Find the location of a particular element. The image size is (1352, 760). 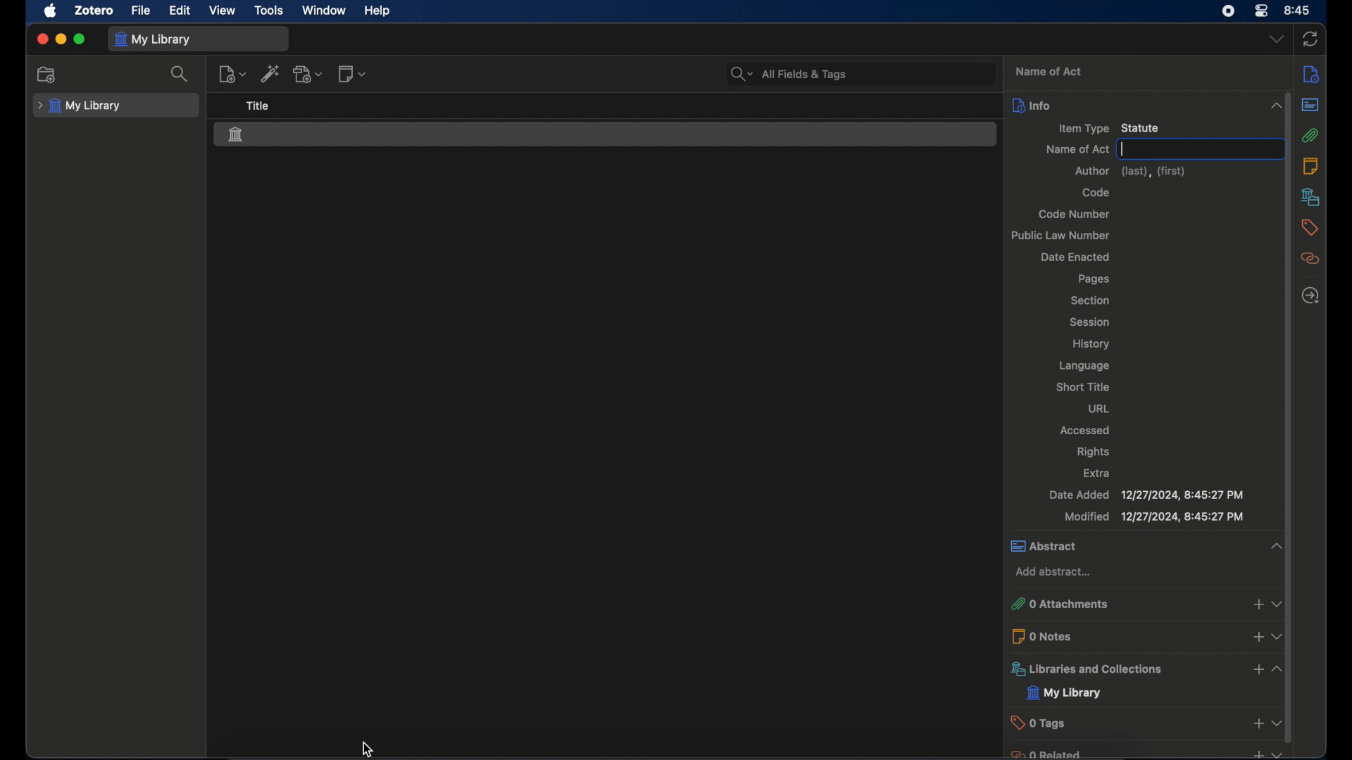

0 related is located at coordinates (1125, 753).